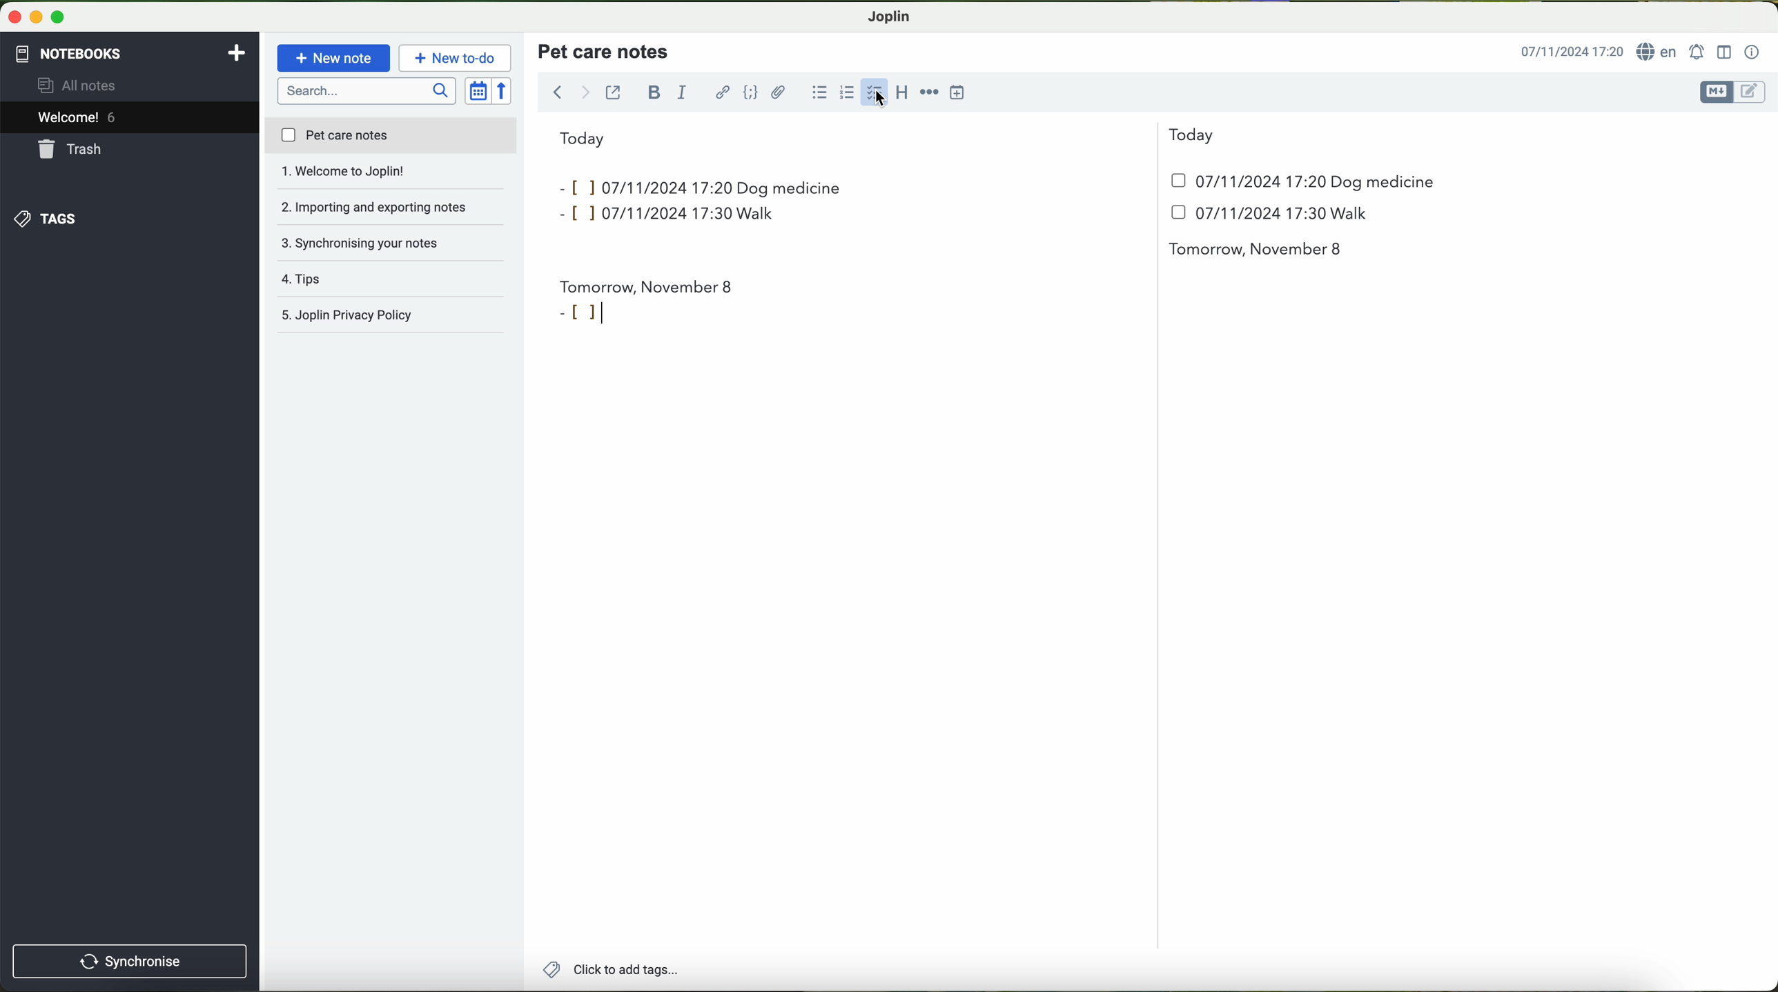  What do you see at coordinates (654, 92) in the screenshot?
I see `bold` at bounding box center [654, 92].